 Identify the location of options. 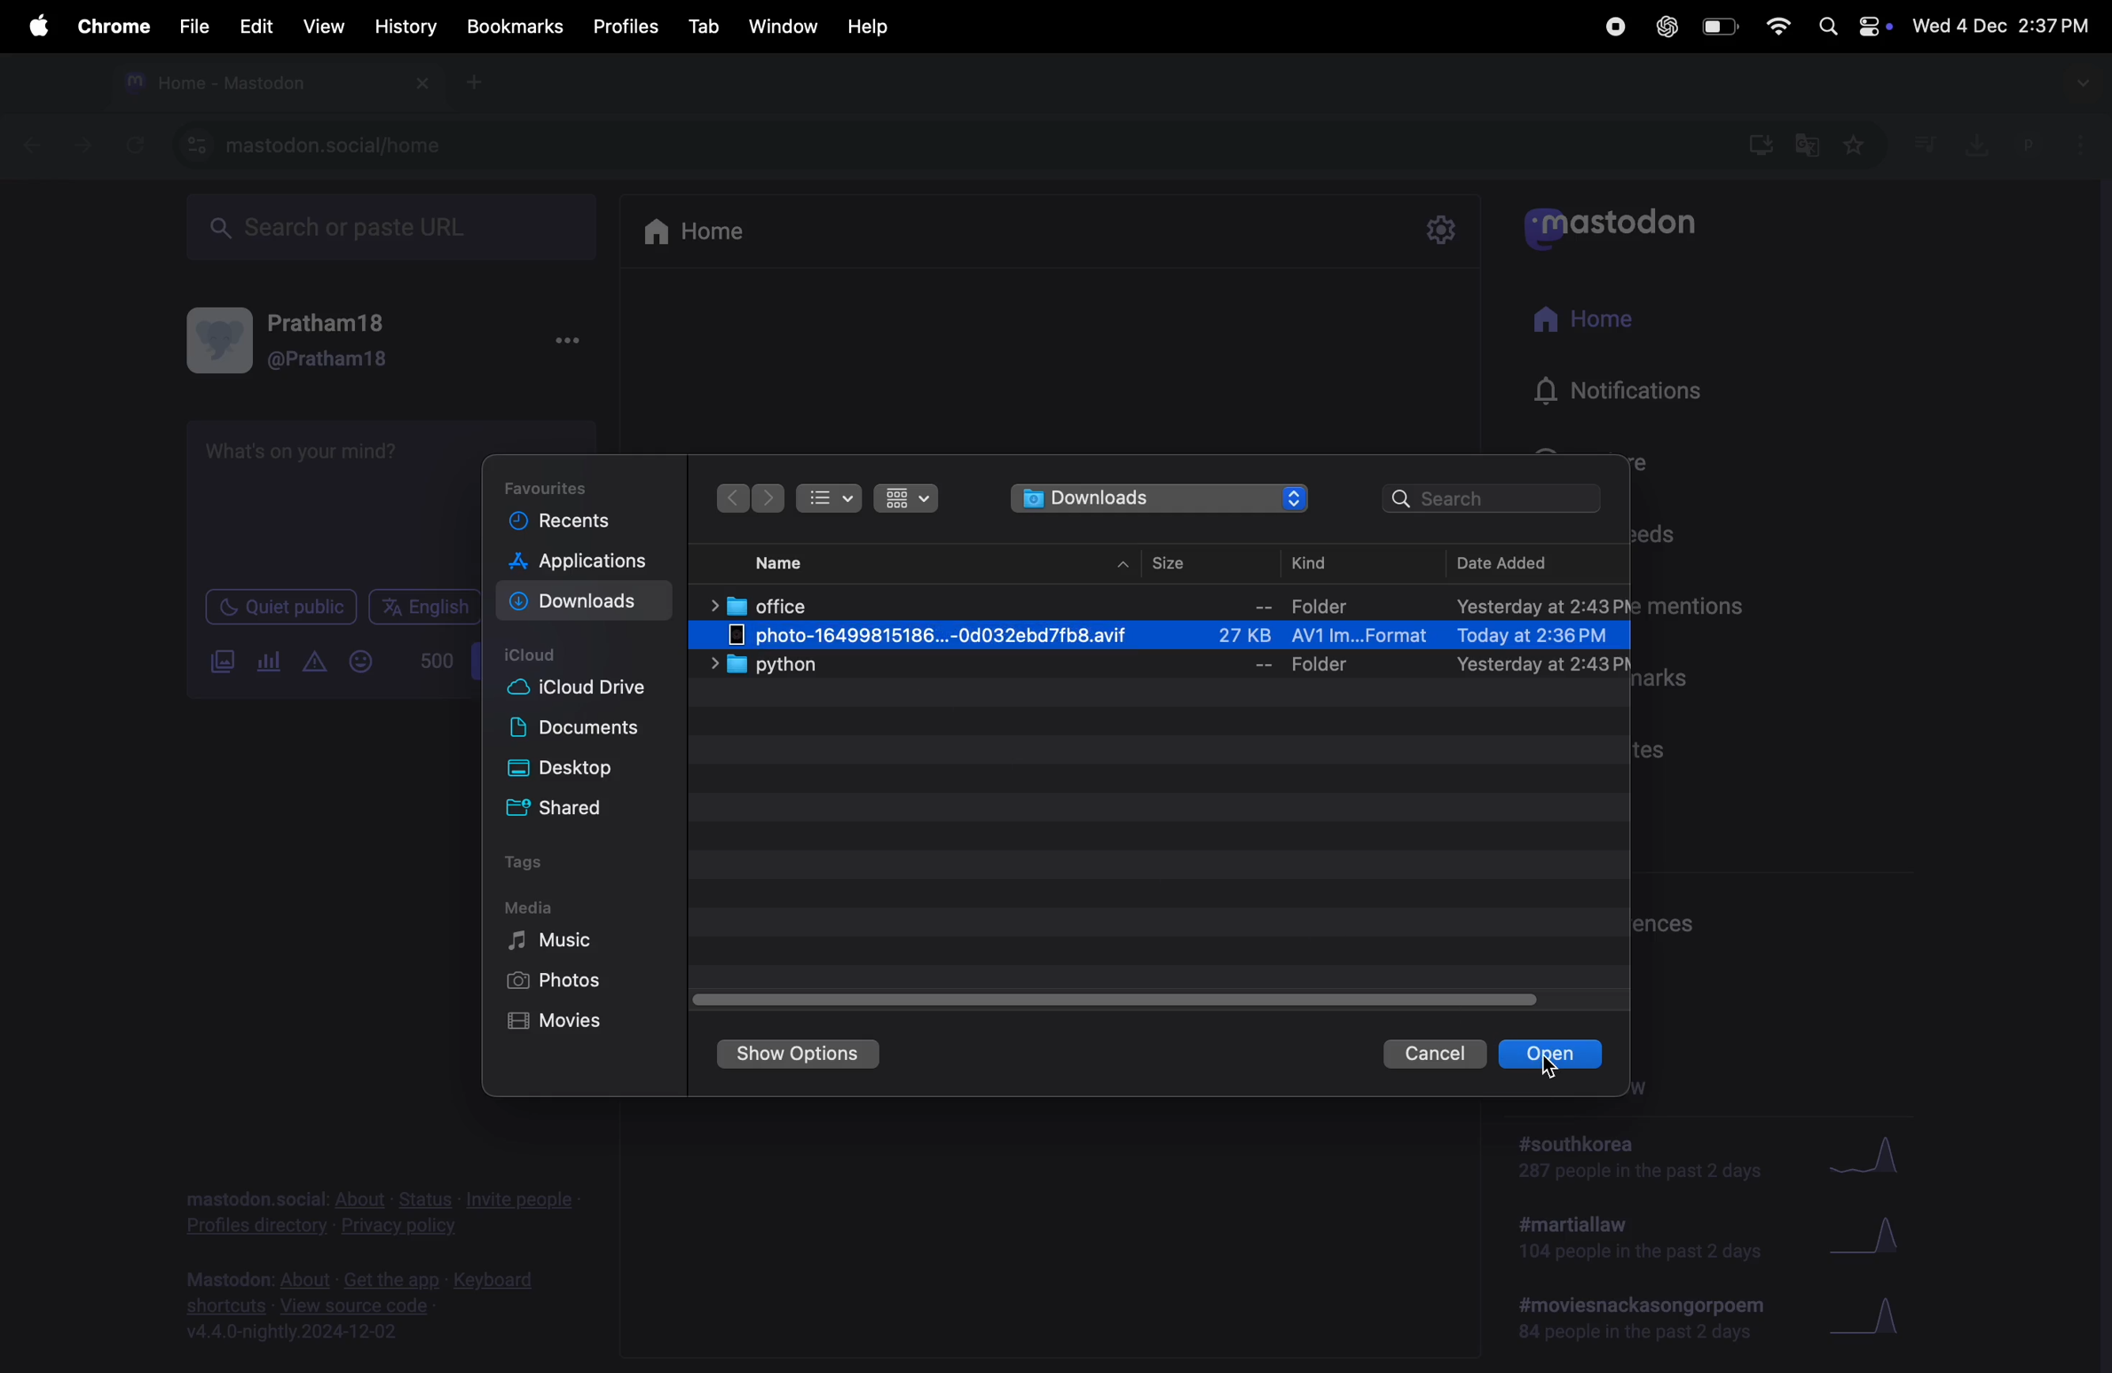
(564, 341).